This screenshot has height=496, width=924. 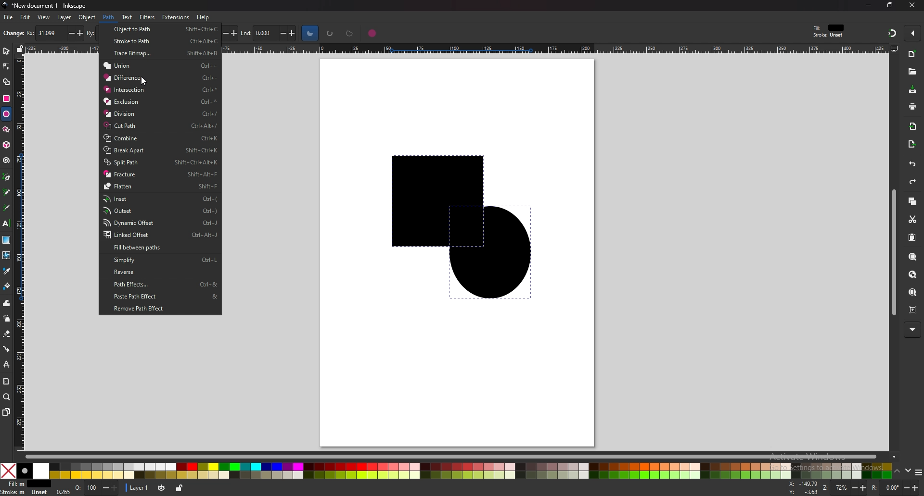 I want to click on new, so click(x=12, y=34).